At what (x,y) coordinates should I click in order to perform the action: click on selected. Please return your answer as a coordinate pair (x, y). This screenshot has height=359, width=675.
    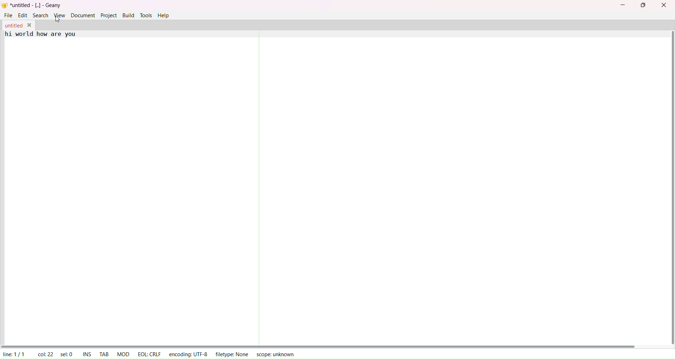
    Looking at the image, I should click on (67, 353).